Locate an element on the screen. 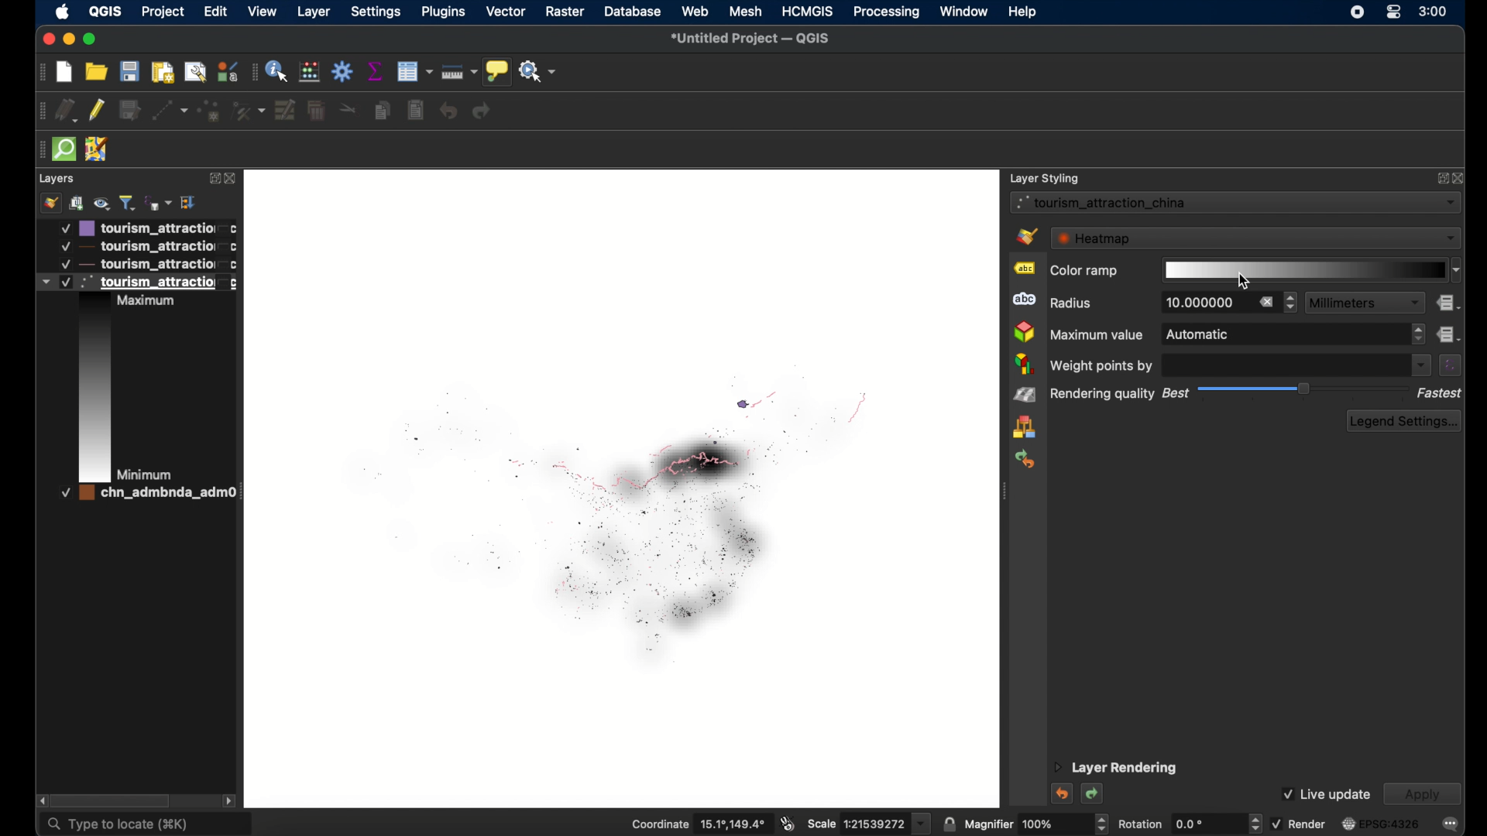  filter is located at coordinates (127, 201).